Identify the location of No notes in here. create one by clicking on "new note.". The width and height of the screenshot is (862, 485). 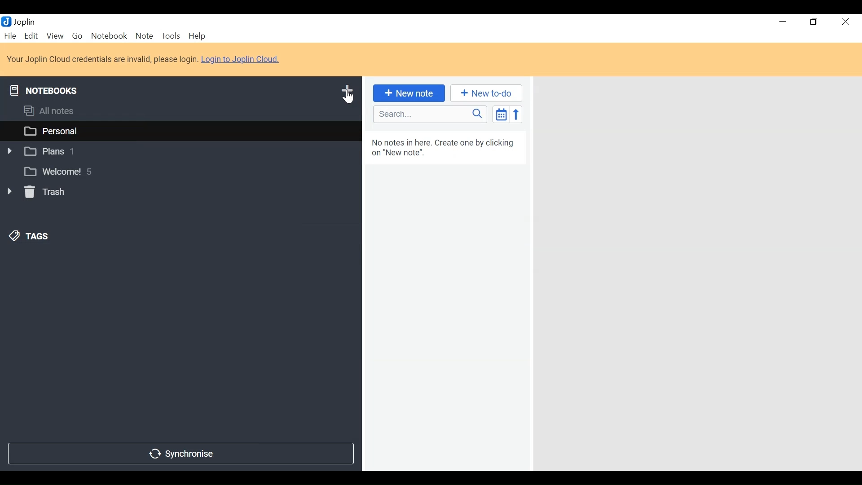
(450, 298).